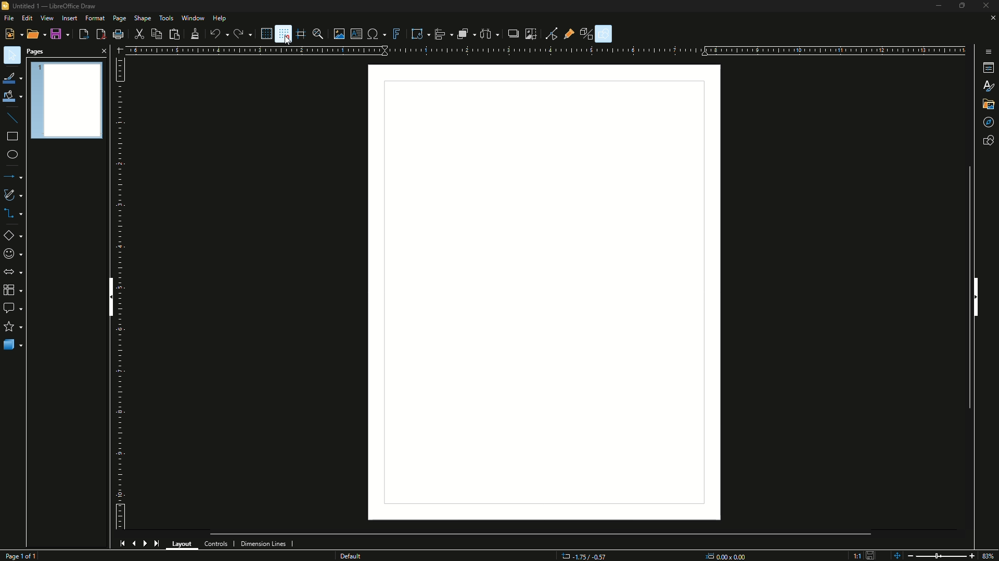 The image size is (999, 561). What do you see at coordinates (863, 553) in the screenshot?
I see `Save Icon` at bounding box center [863, 553].